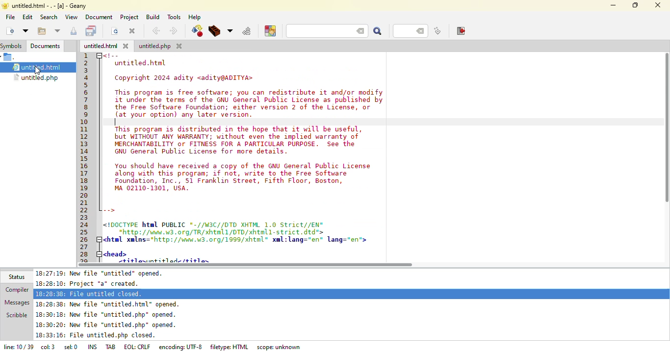  I want to click on tab, so click(108, 346).